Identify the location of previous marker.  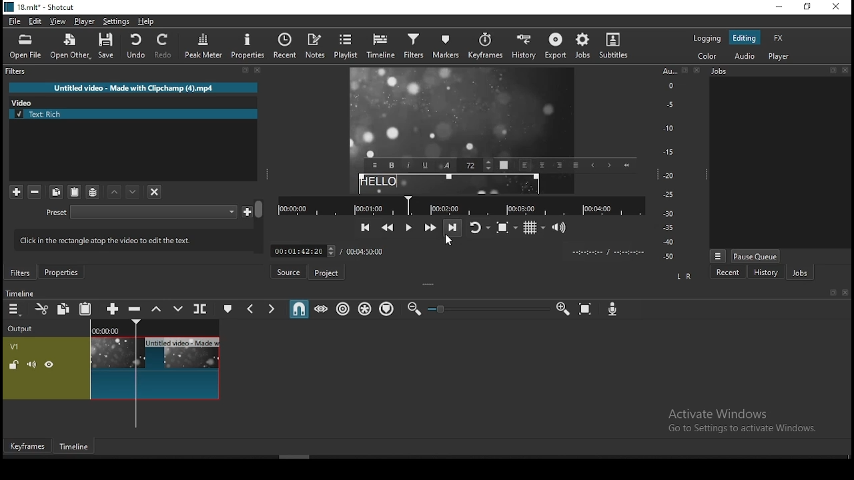
(252, 307).